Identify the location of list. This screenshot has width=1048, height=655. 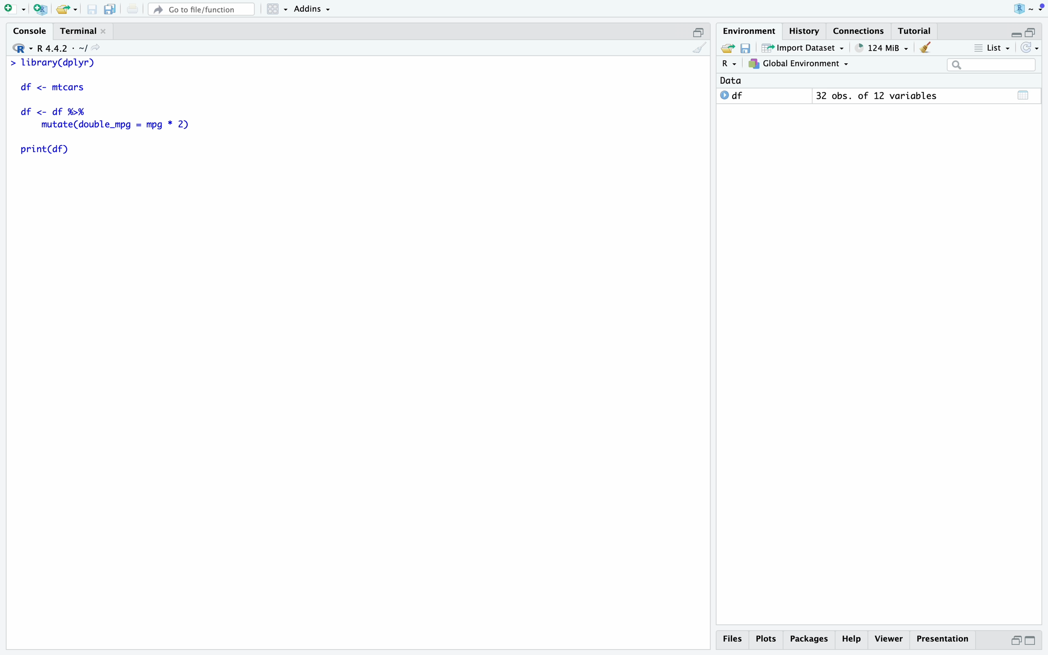
(993, 48).